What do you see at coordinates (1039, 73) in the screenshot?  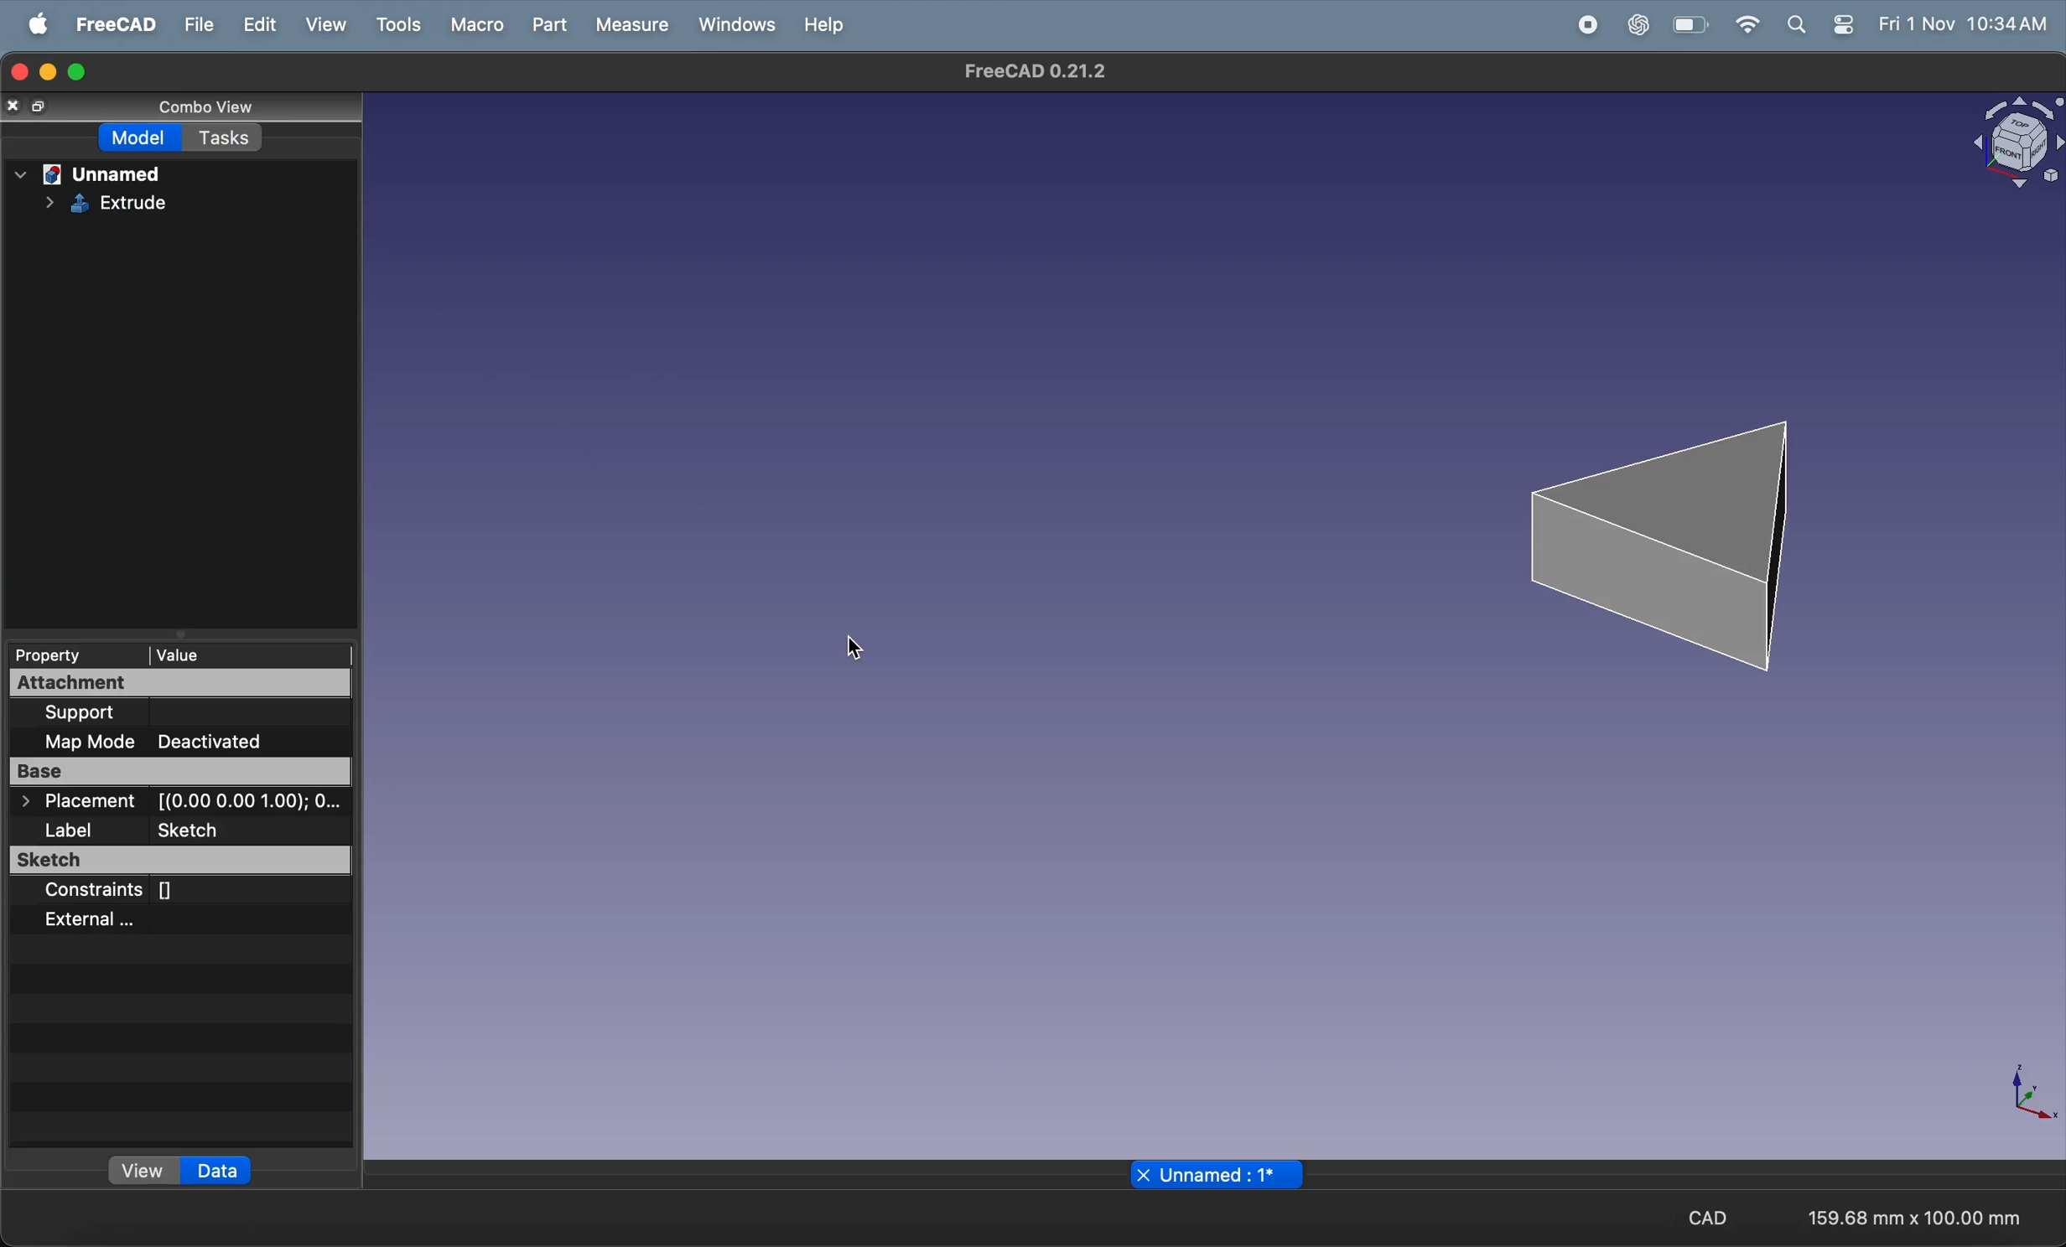 I see `FreeCad 0.21.2` at bounding box center [1039, 73].